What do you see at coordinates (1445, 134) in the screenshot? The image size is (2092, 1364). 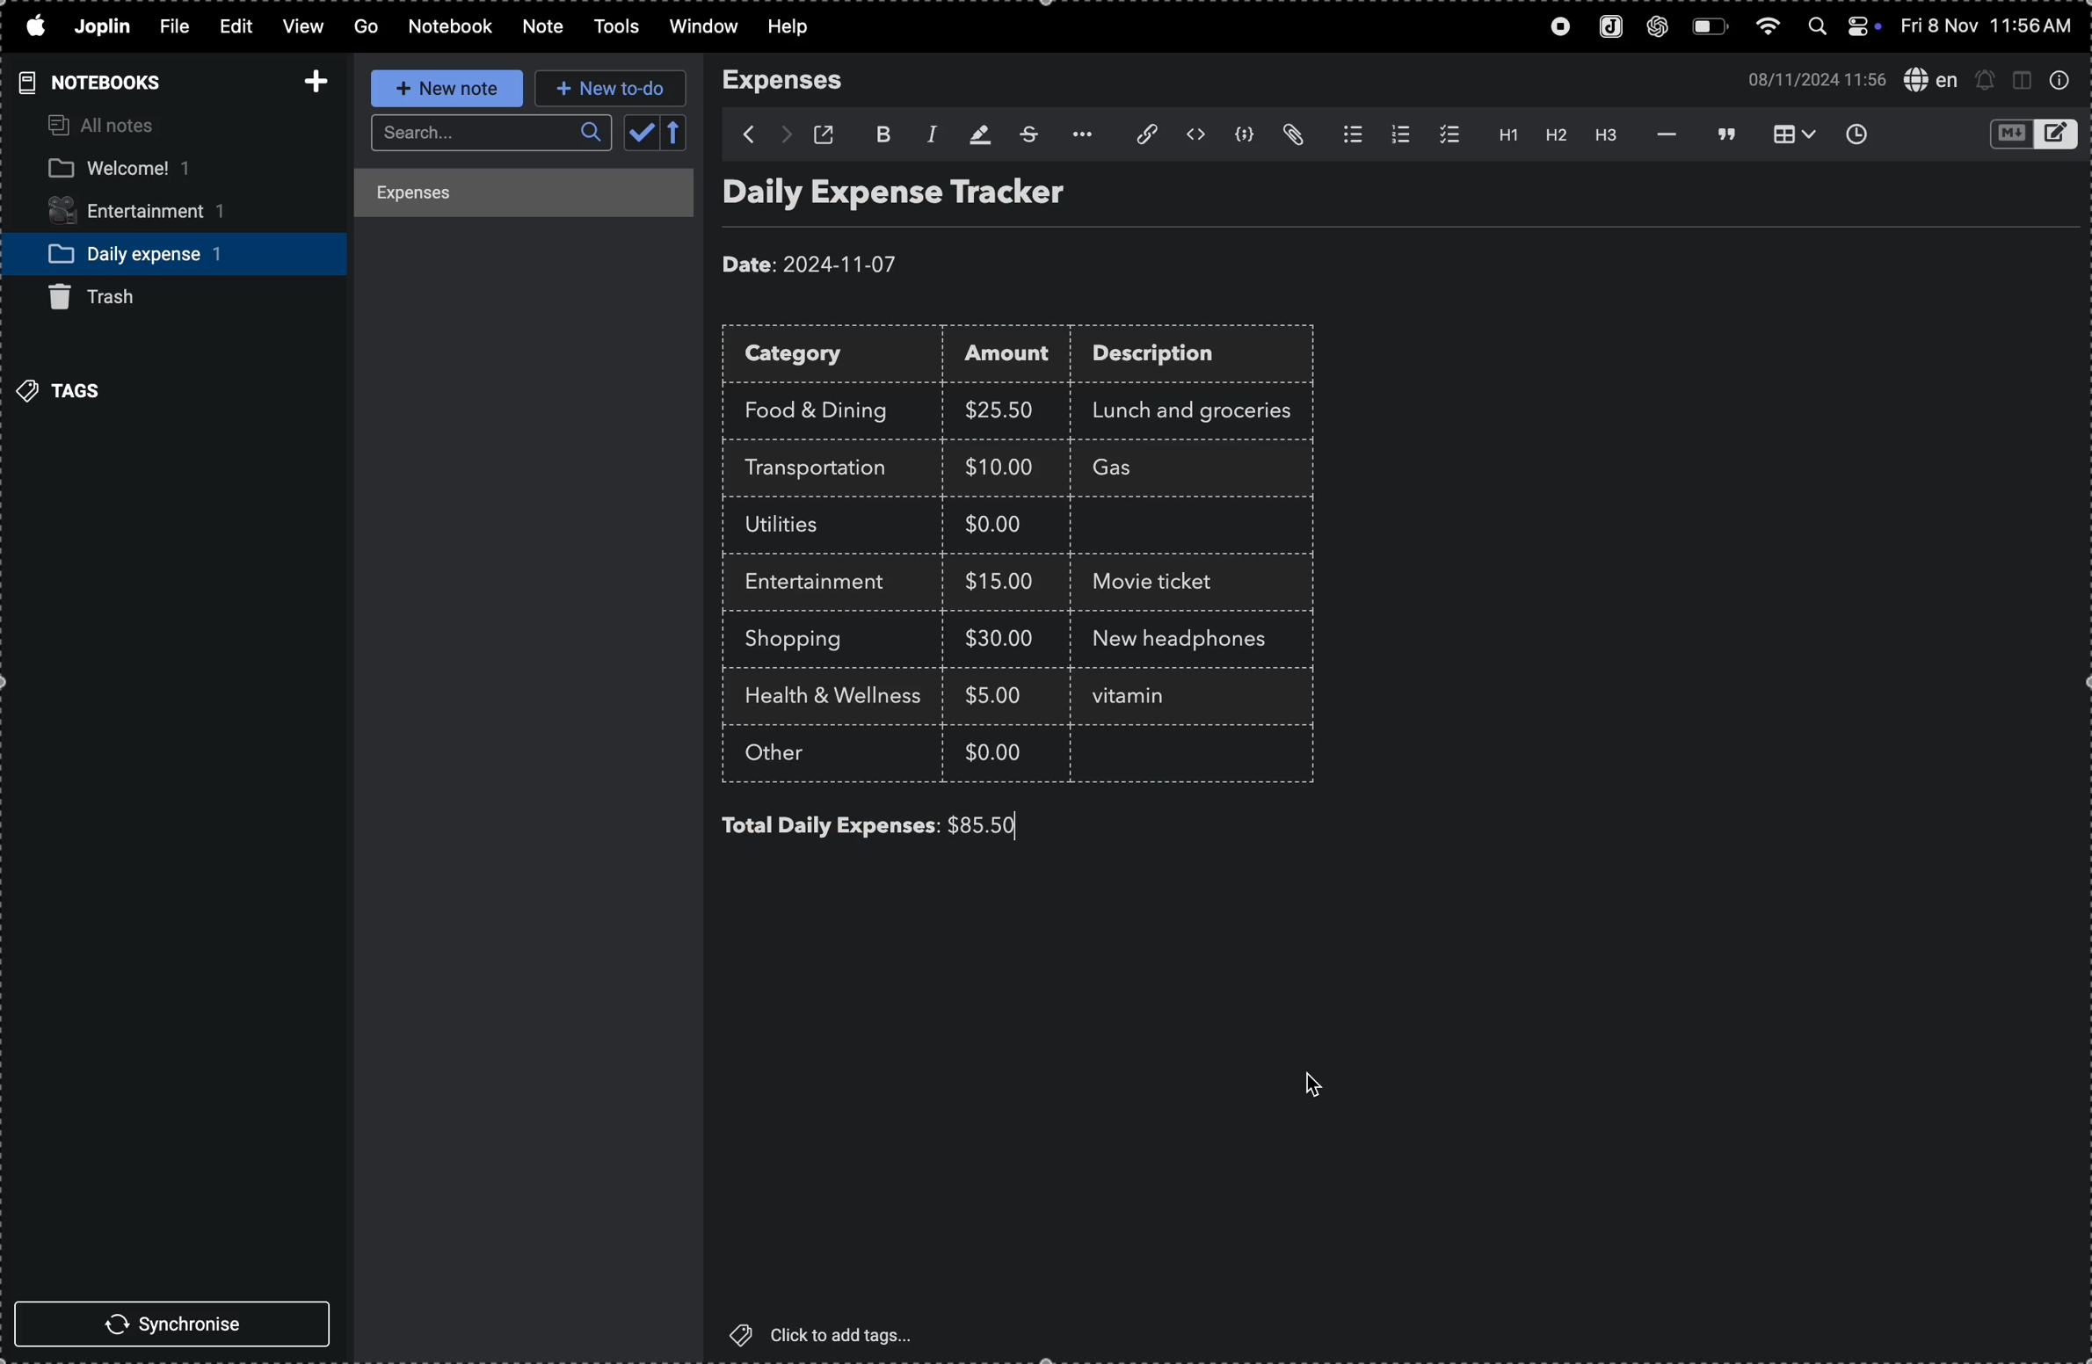 I see `checklist` at bounding box center [1445, 134].